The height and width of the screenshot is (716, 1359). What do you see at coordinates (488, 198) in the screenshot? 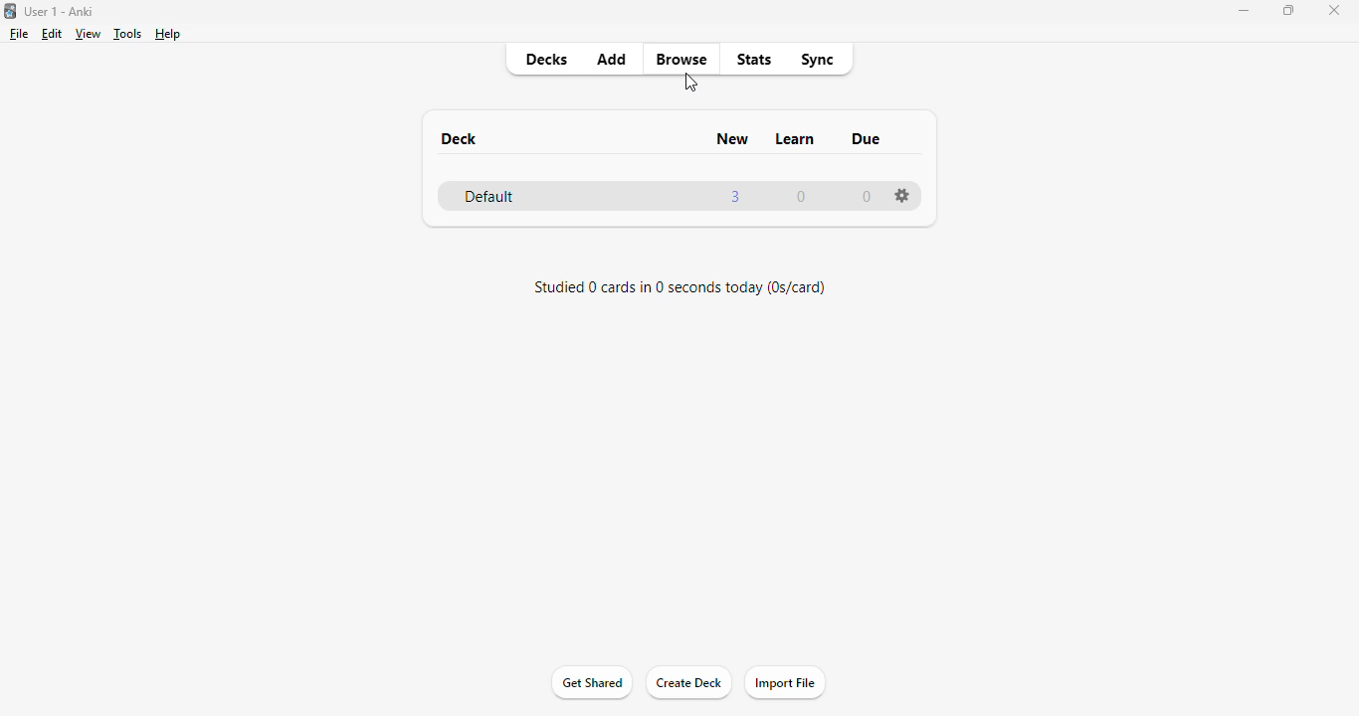
I see `default` at bounding box center [488, 198].